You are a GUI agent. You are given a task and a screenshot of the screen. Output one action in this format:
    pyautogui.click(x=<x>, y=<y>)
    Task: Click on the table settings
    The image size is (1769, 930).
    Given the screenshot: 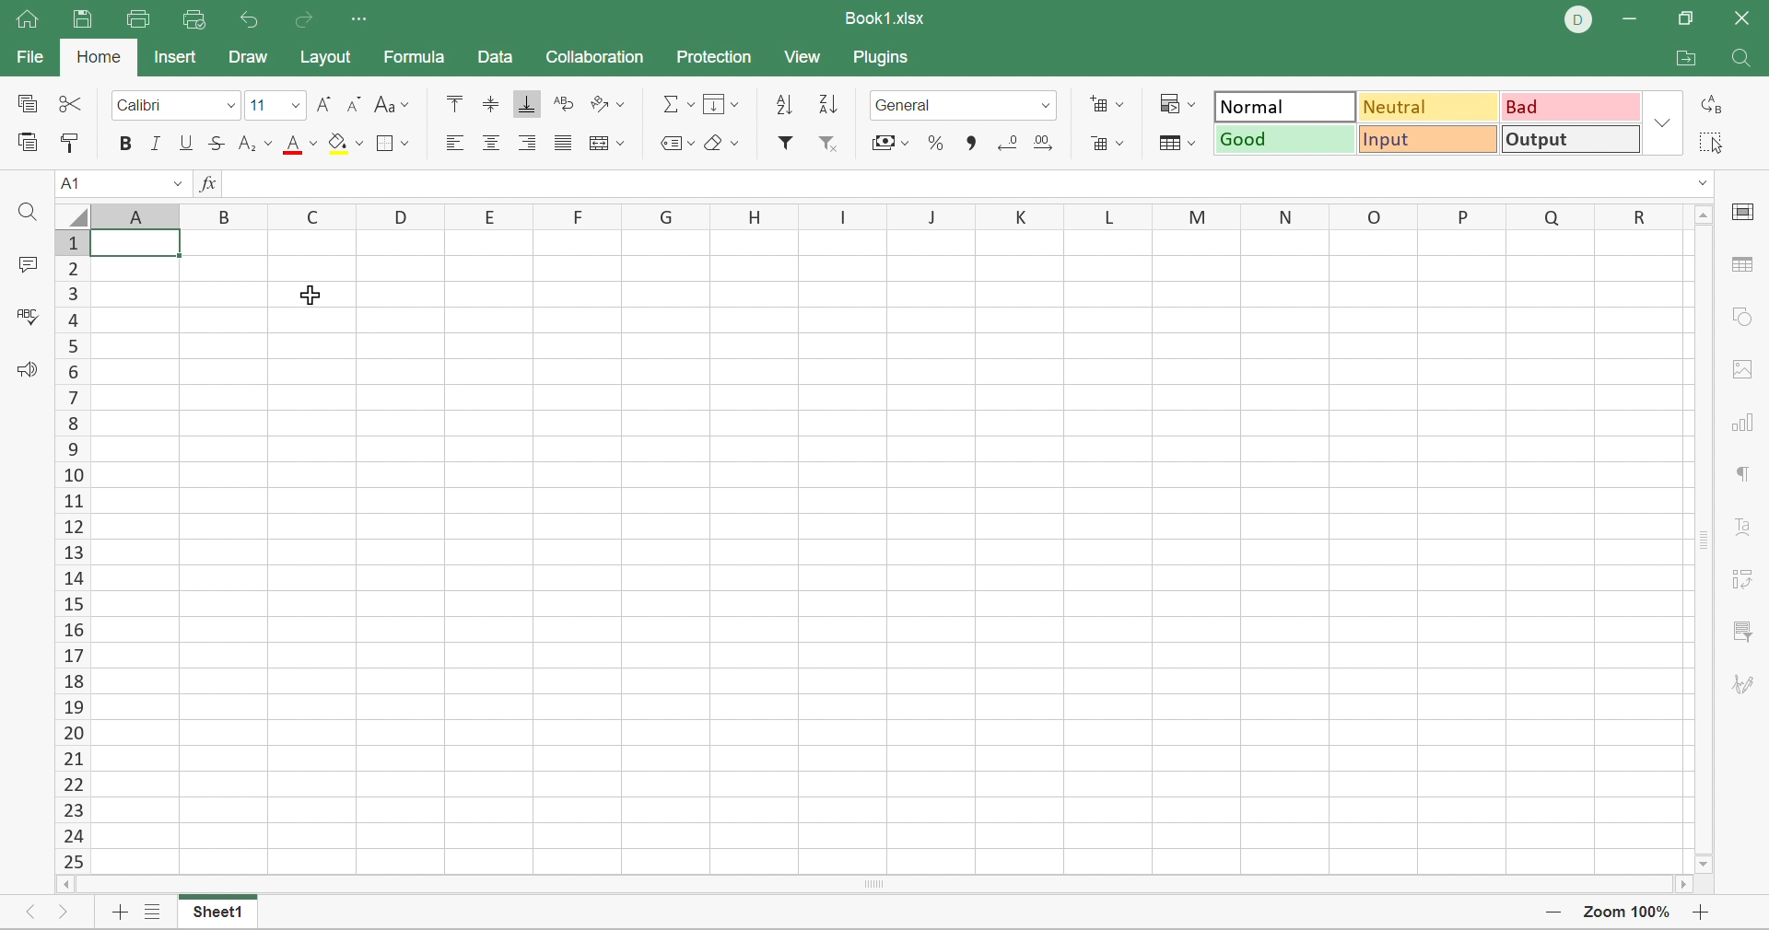 What is the action you would take?
    pyautogui.click(x=1743, y=265)
    